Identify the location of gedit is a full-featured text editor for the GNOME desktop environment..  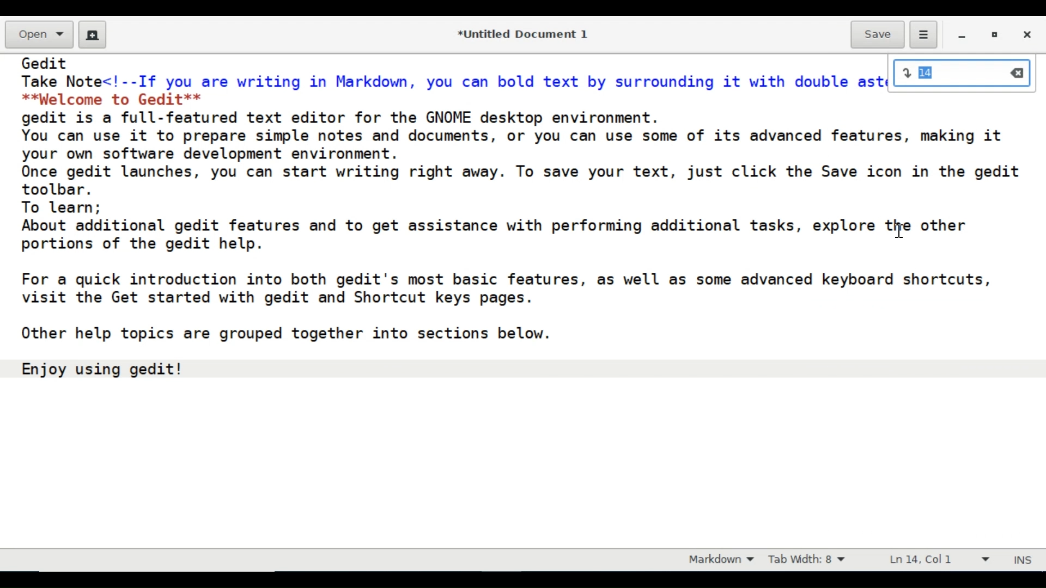
(348, 117).